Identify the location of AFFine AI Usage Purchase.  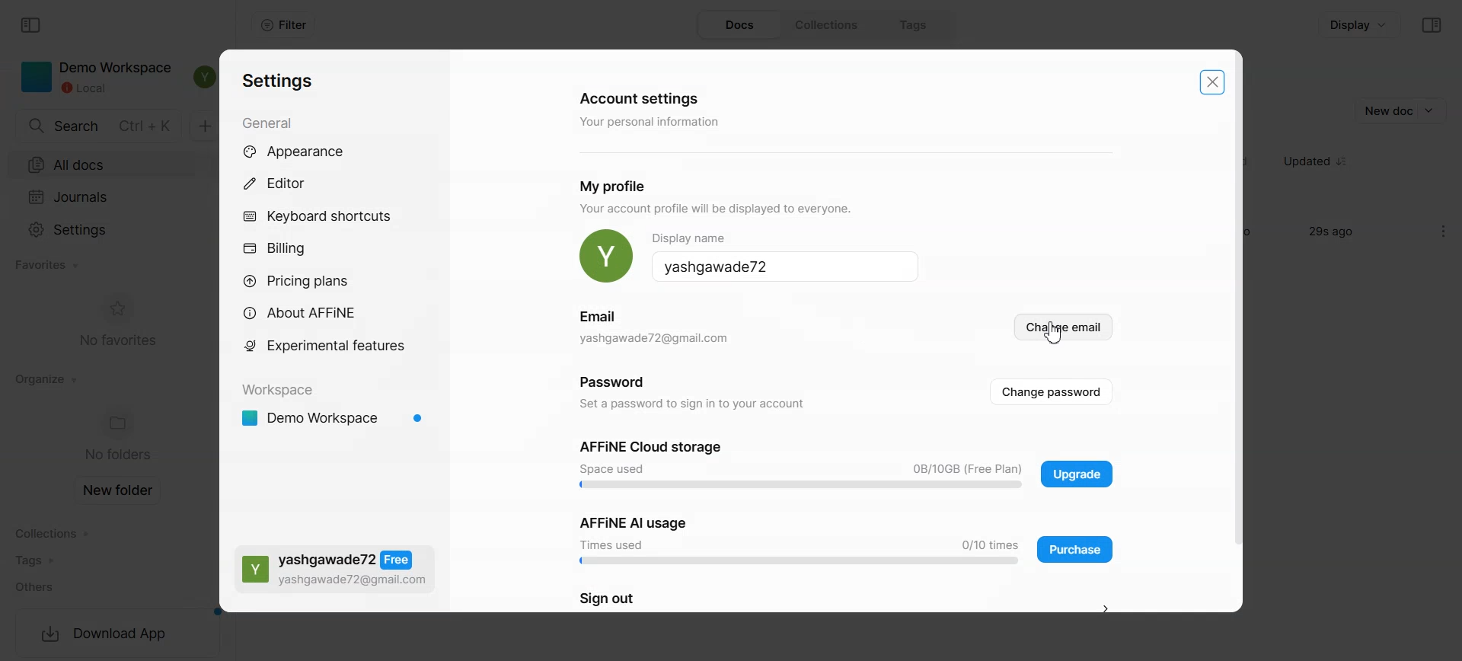
(1077, 548).